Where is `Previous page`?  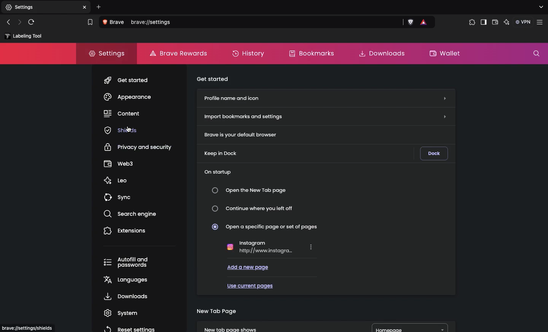 Previous page is located at coordinates (10, 23).